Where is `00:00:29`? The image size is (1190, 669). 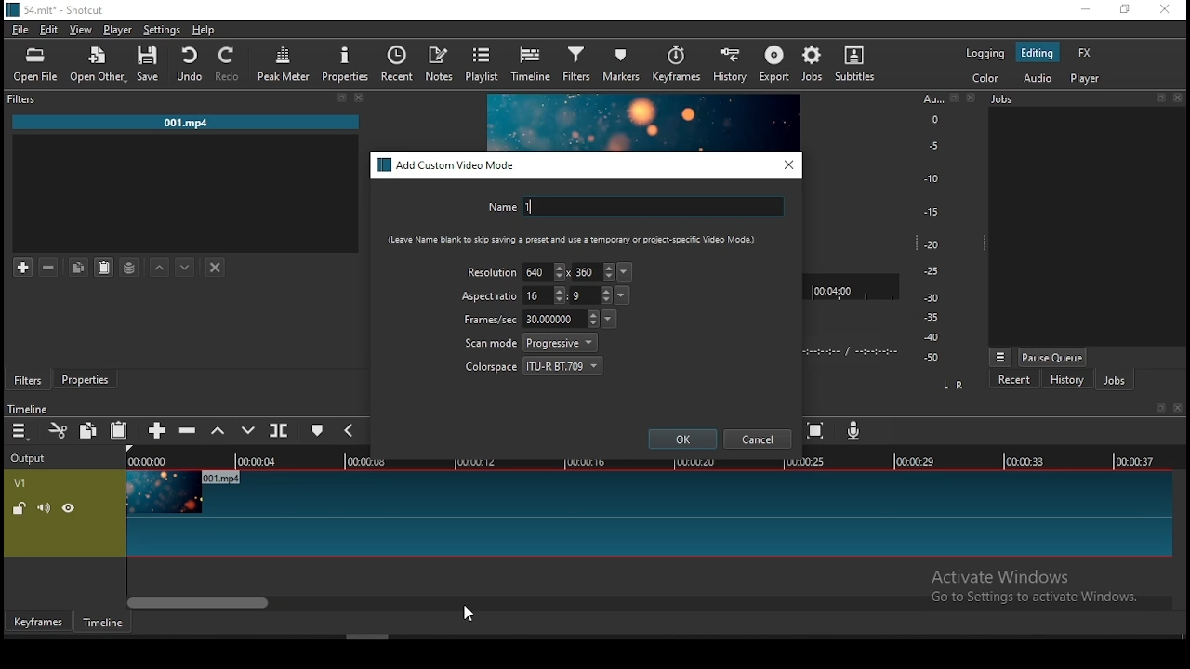
00:00:29 is located at coordinates (918, 461).